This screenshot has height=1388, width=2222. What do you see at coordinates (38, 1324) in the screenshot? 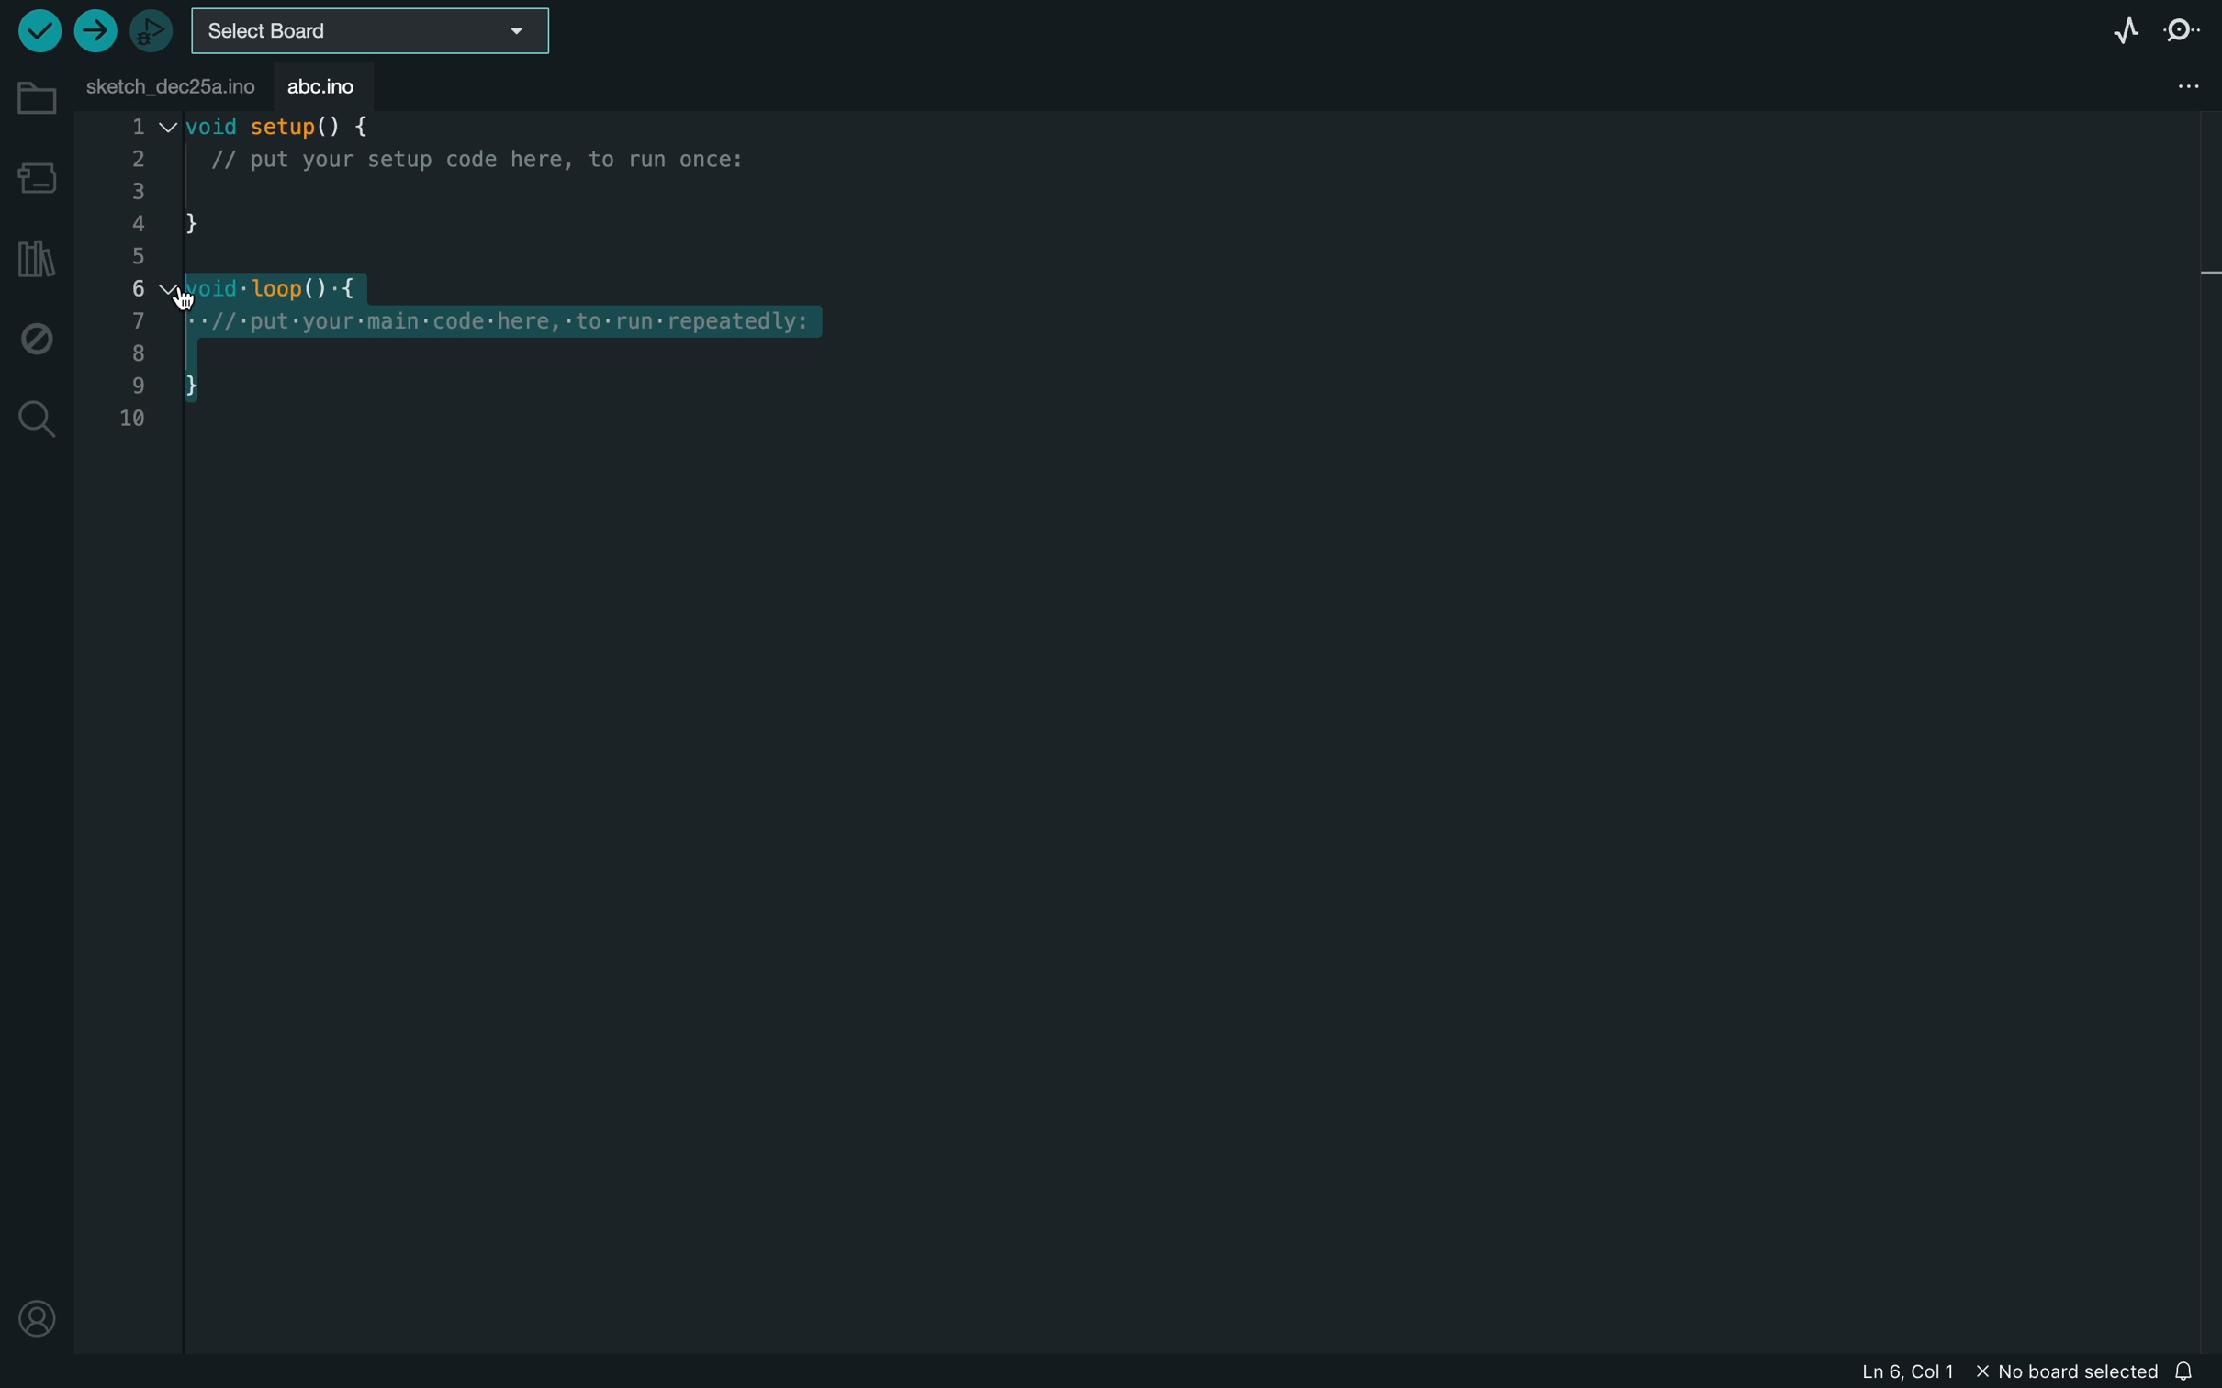
I see `profile` at bounding box center [38, 1324].